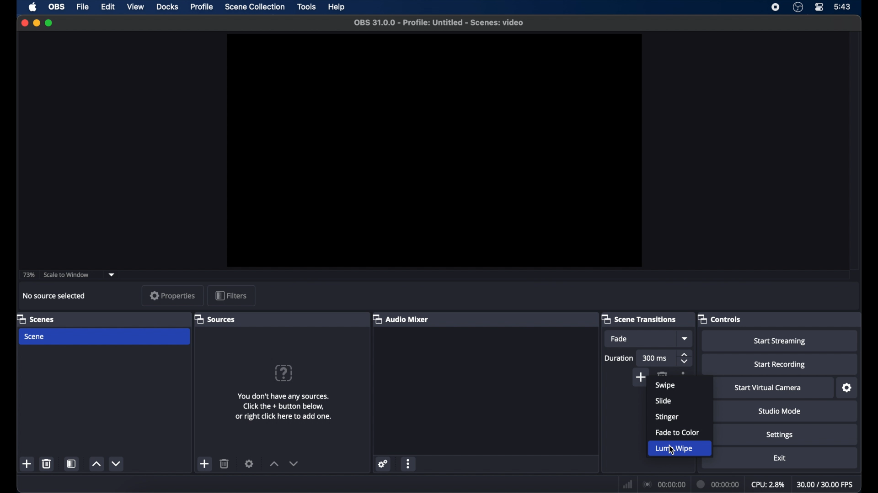 This screenshot has width=878, height=493. What do you see at coordinates (663, 400) in the screenshot?
I see `slide` at bounding box center [663, 400].